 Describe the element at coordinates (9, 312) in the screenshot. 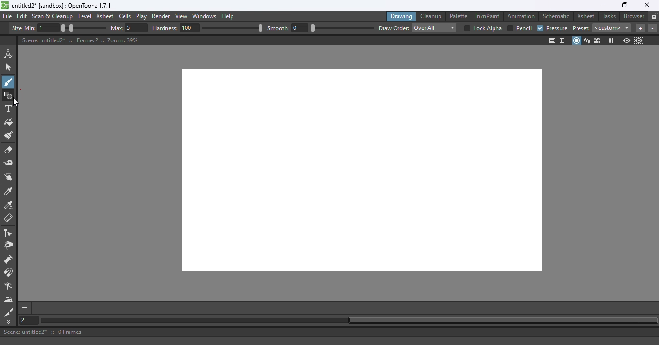

I see `Cutter tool` at that location.